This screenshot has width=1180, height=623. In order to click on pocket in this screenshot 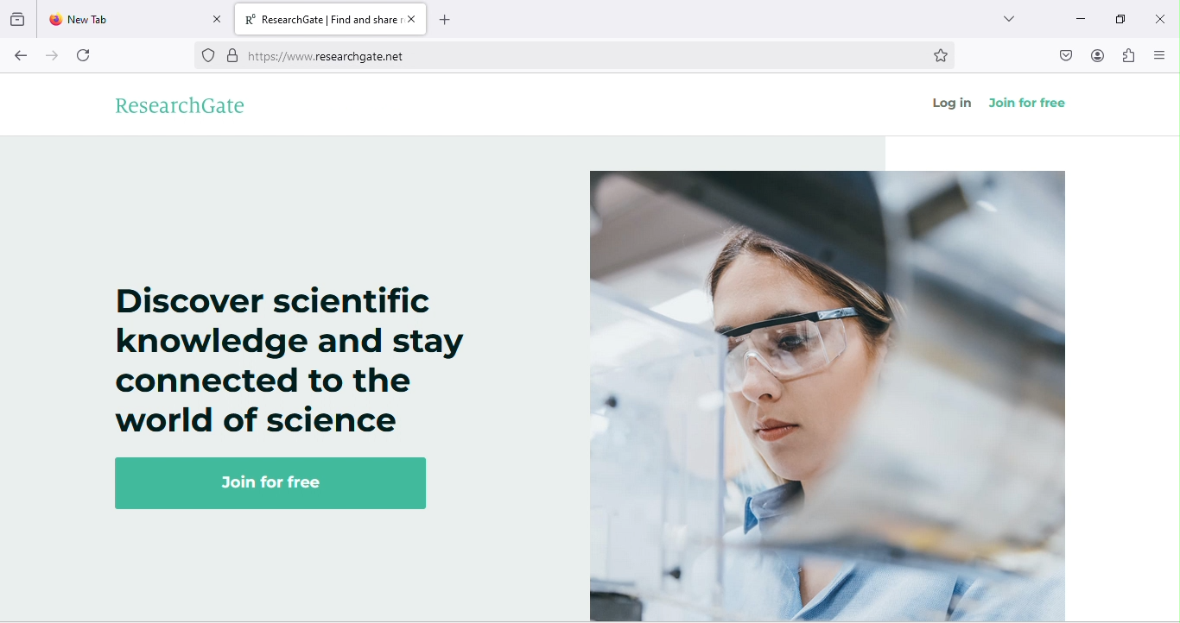, I will do `click(1064, 55)`.